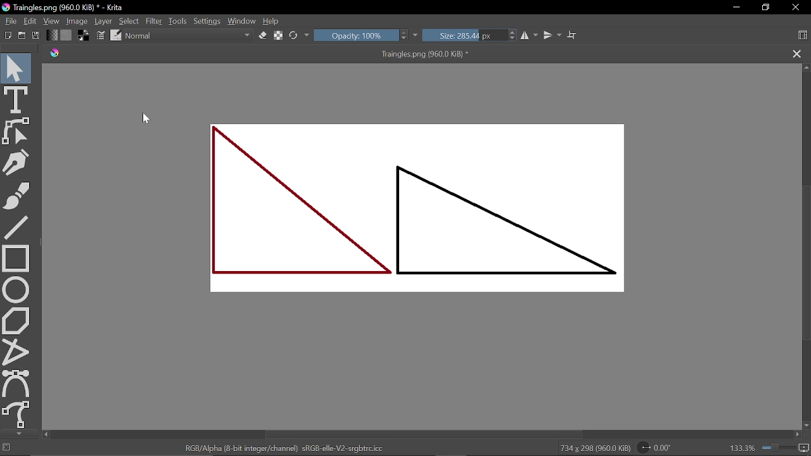 This screenshot has height=456, width=811. Describe the element at coordinates (47, 434) in the screenshot. I see `Move left` at that location.